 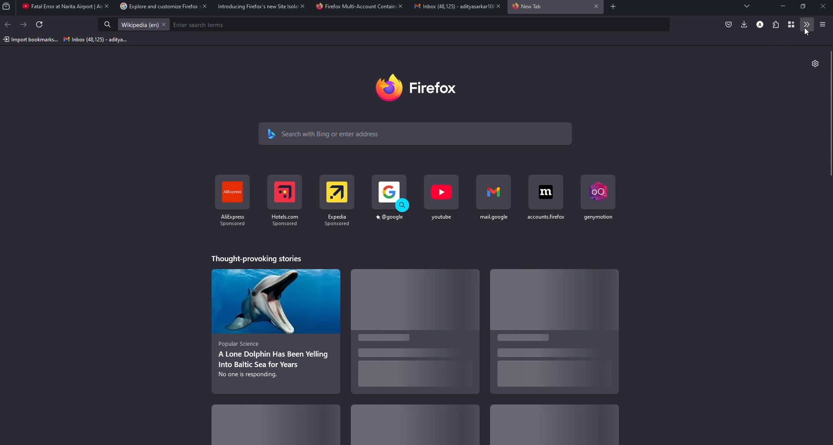 I want to click on shortcut, so click(x=390, y=199).